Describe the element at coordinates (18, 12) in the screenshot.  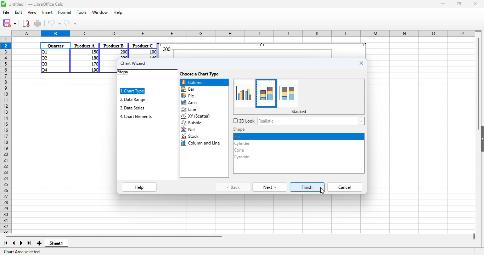
I see `edit` at that location.